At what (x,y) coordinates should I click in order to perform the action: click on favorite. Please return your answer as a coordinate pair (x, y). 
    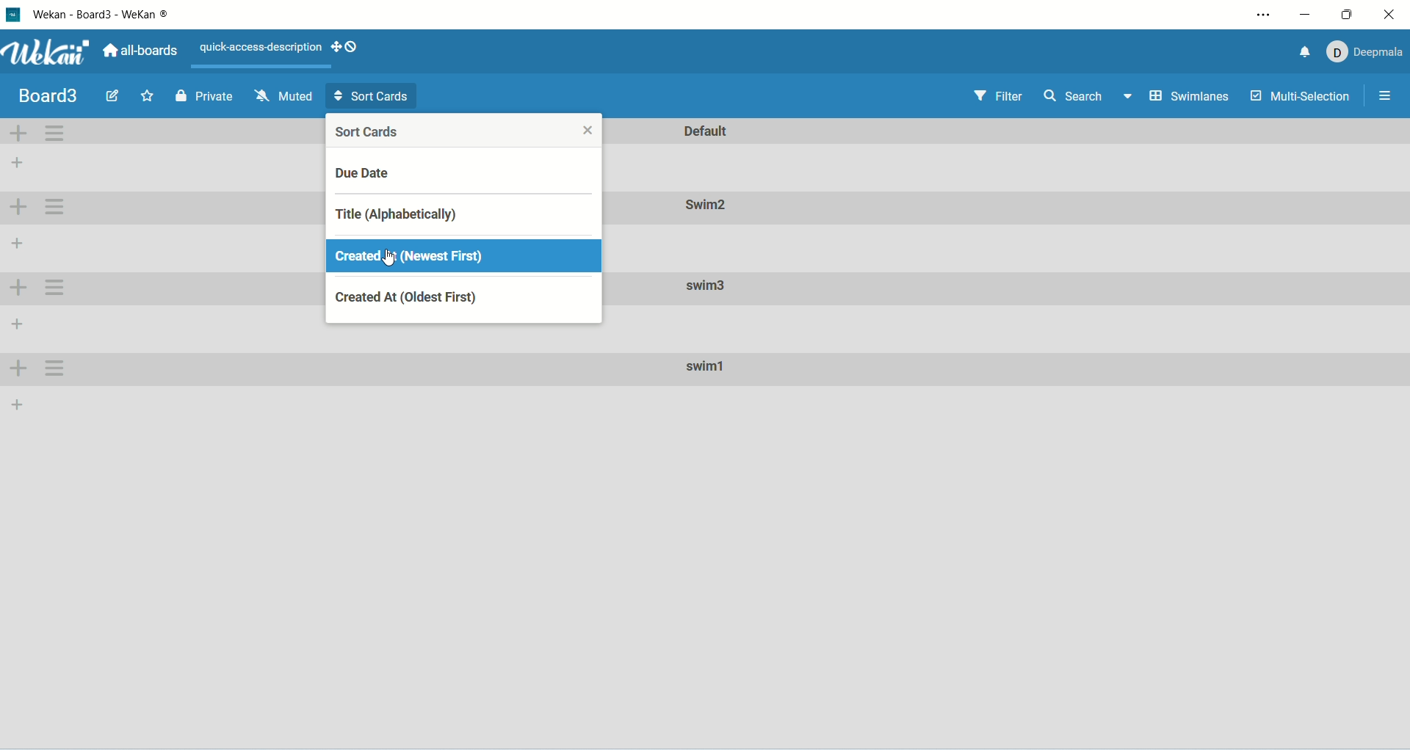
    Looking at the image, I should click on (148, 95).